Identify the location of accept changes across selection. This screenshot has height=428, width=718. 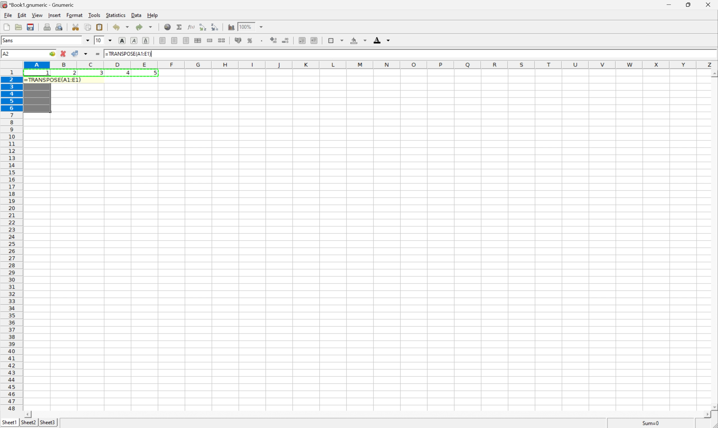
(85, 54).